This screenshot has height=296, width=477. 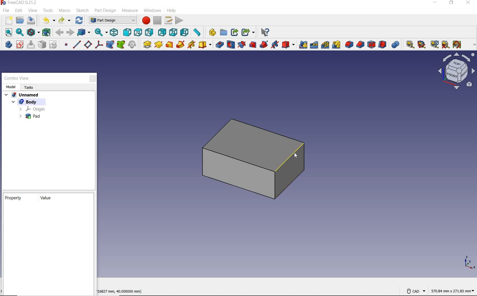 What do you see at coordinates (129, 10) in the screenshot?
I see `measure` at bounding box center [129, 10].